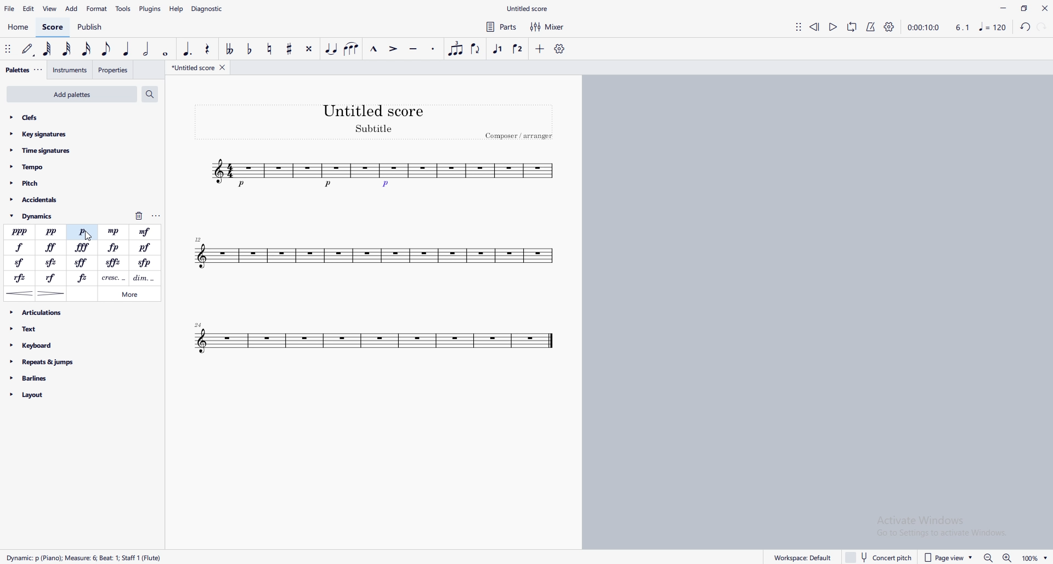 This screenshot has width=1053, height=564. What do you see at coordinates (231, 48) in the screenshot?
I see `toggle double flat` at bounding box center [231, 48].